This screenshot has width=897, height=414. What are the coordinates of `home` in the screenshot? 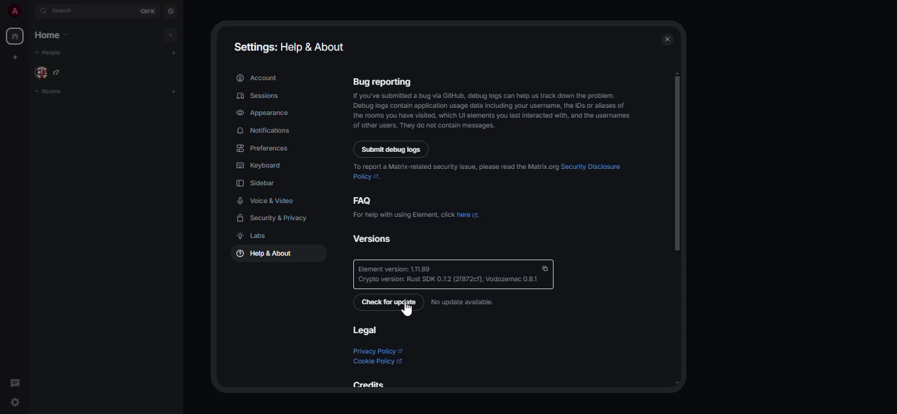 It's located at (55, 35).